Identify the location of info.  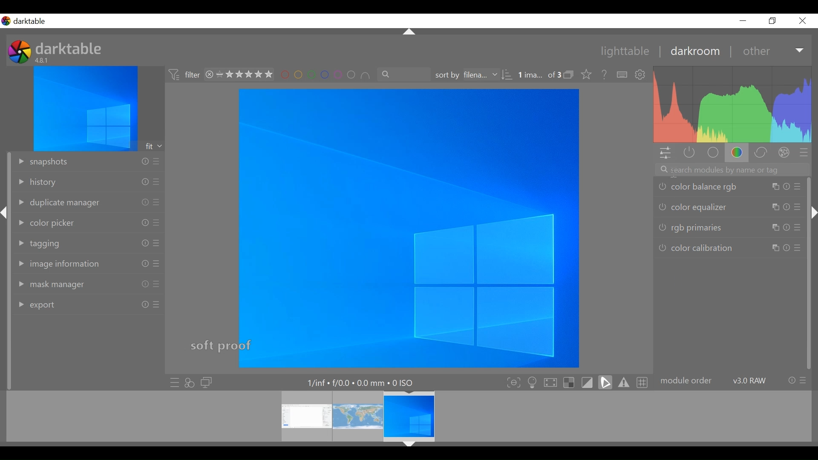
(786, 187).